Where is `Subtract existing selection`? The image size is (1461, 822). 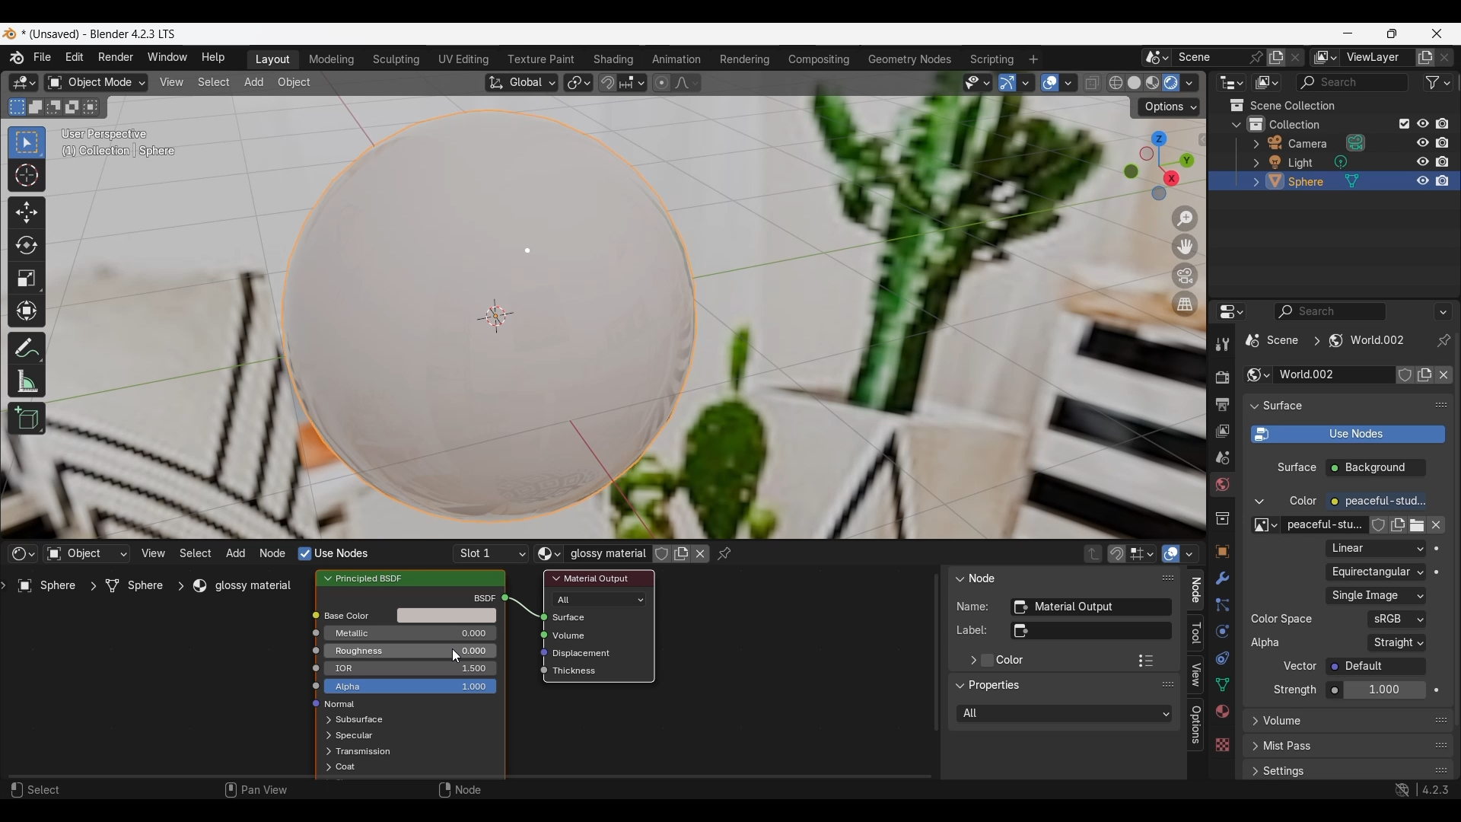 Subtract existing selection is located at coordinates (54, 107).